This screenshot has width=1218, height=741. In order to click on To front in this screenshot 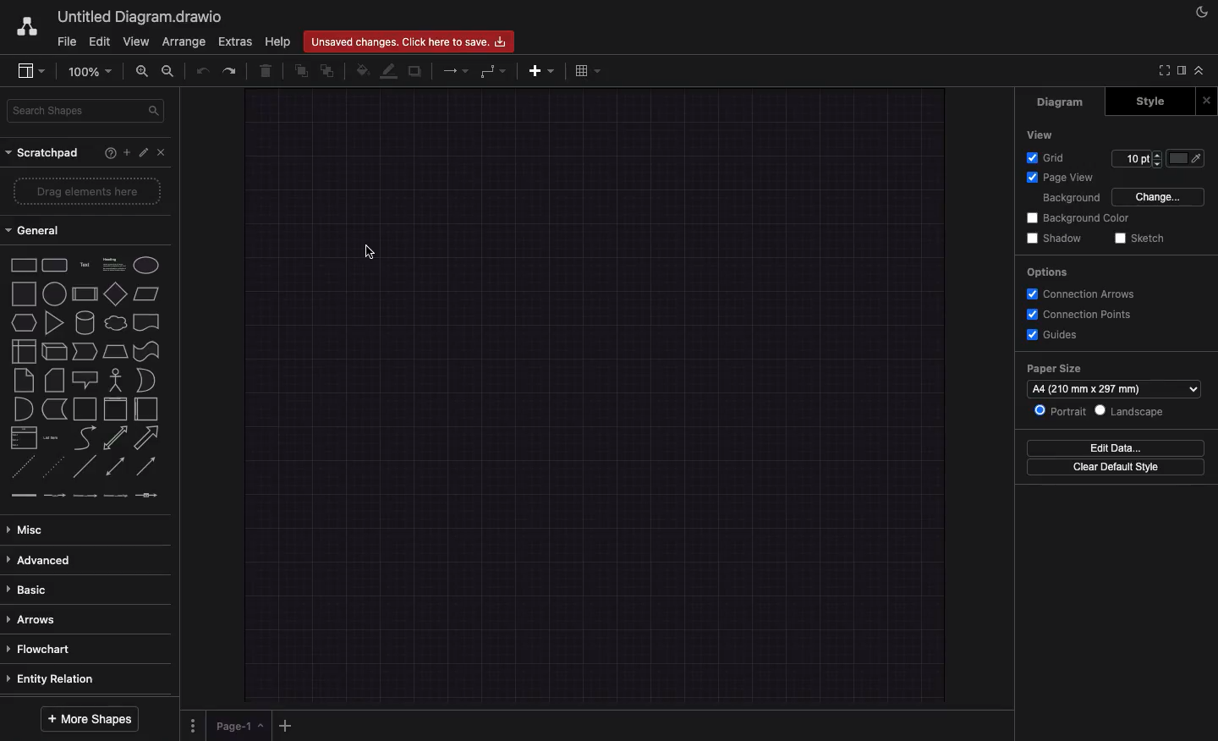, I will do `click(300, 72)`.